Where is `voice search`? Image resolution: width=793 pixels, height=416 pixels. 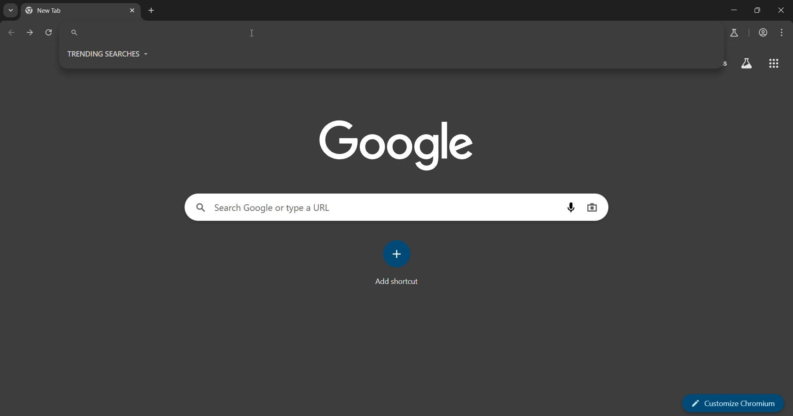
voice search is located at coordinates (570, 208).